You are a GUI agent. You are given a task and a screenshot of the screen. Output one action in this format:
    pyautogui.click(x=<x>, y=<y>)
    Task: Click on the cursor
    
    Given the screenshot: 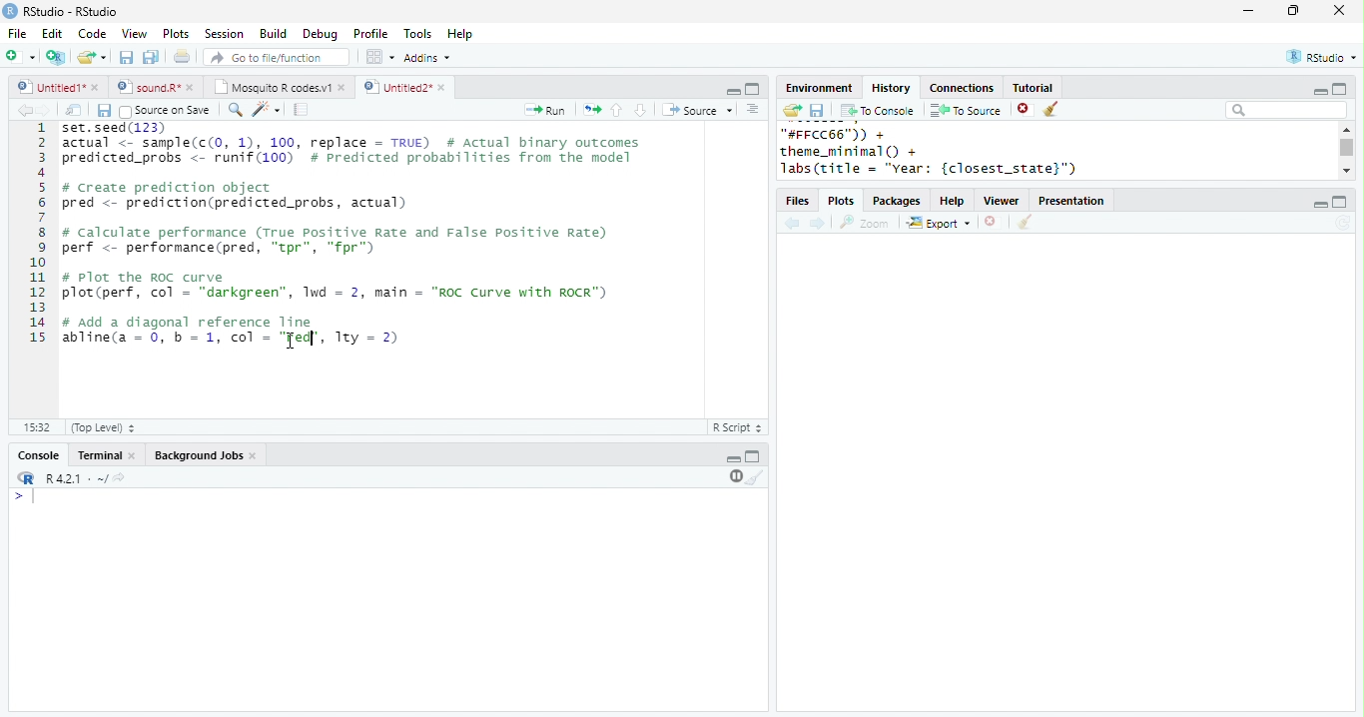 What is the action you would take?
    pyautogui.click(x=291, y=343)
    